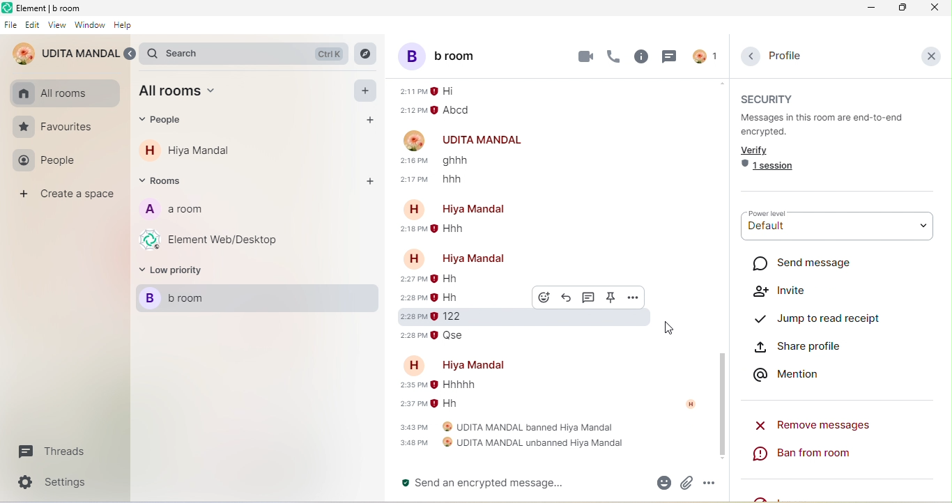  What do you see at coordinates (931, 55) in the screenshot?
I see `close` at bounding box center [931, 55].